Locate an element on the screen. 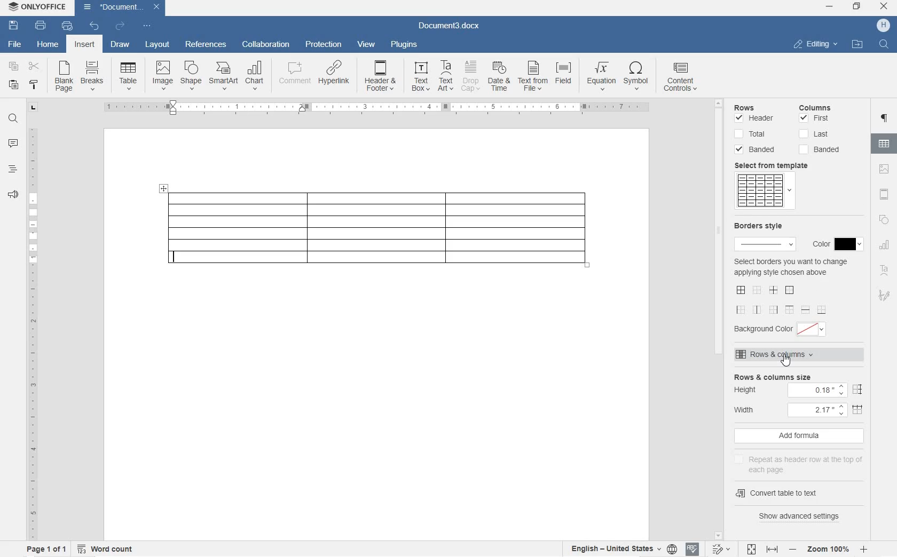 The width and height of the screenshot is (897, 557). CURSOR is located at coordinates (786, 362).